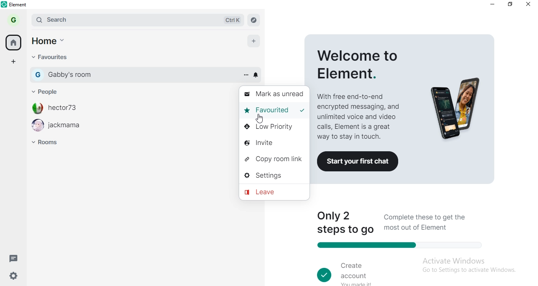 Image resolution: width=538 pixels, height=286 pixels. Describe the element at coordinates (245, 75) in the screenshot. I see `options` at that location.